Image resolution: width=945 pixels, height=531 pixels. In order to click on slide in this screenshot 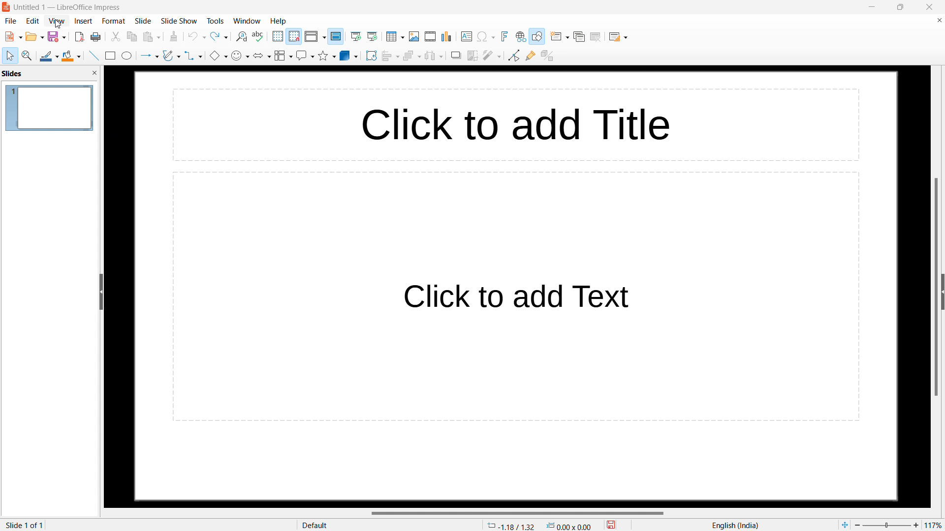, I will do `click(143, 21)`.